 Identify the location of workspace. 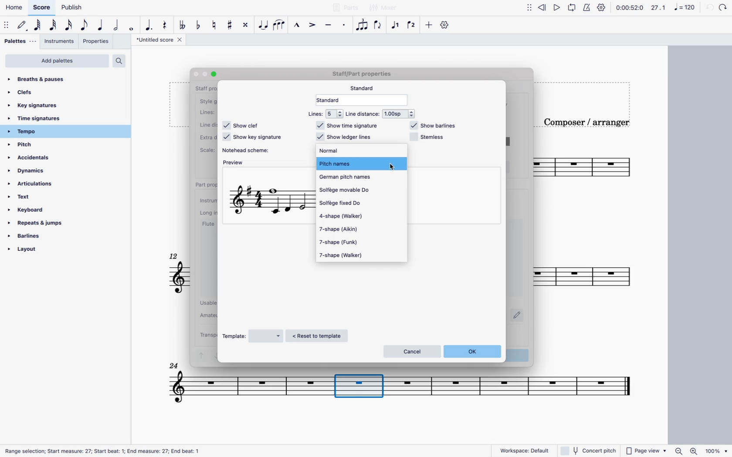
(525, 450).